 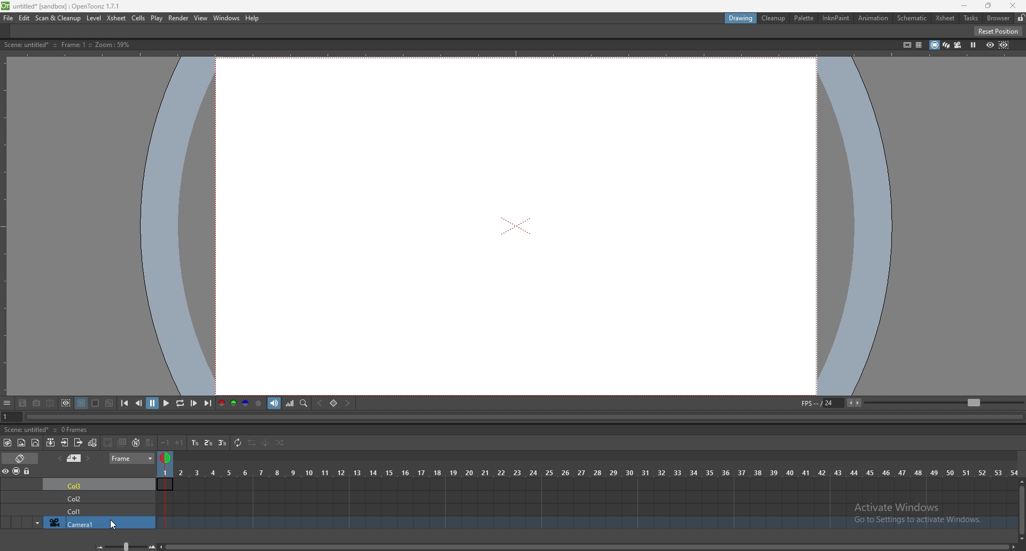 What do you see at coordinates (180, 404) in the screenshot?
I see `loop` at bounding box center [180, 404].